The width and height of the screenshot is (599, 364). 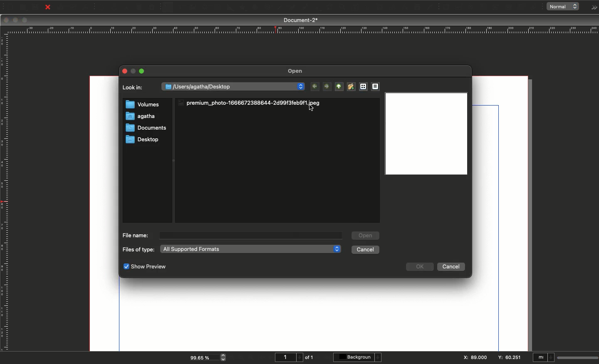 I want to click on PDF combo box, so click(x=495, y=7).